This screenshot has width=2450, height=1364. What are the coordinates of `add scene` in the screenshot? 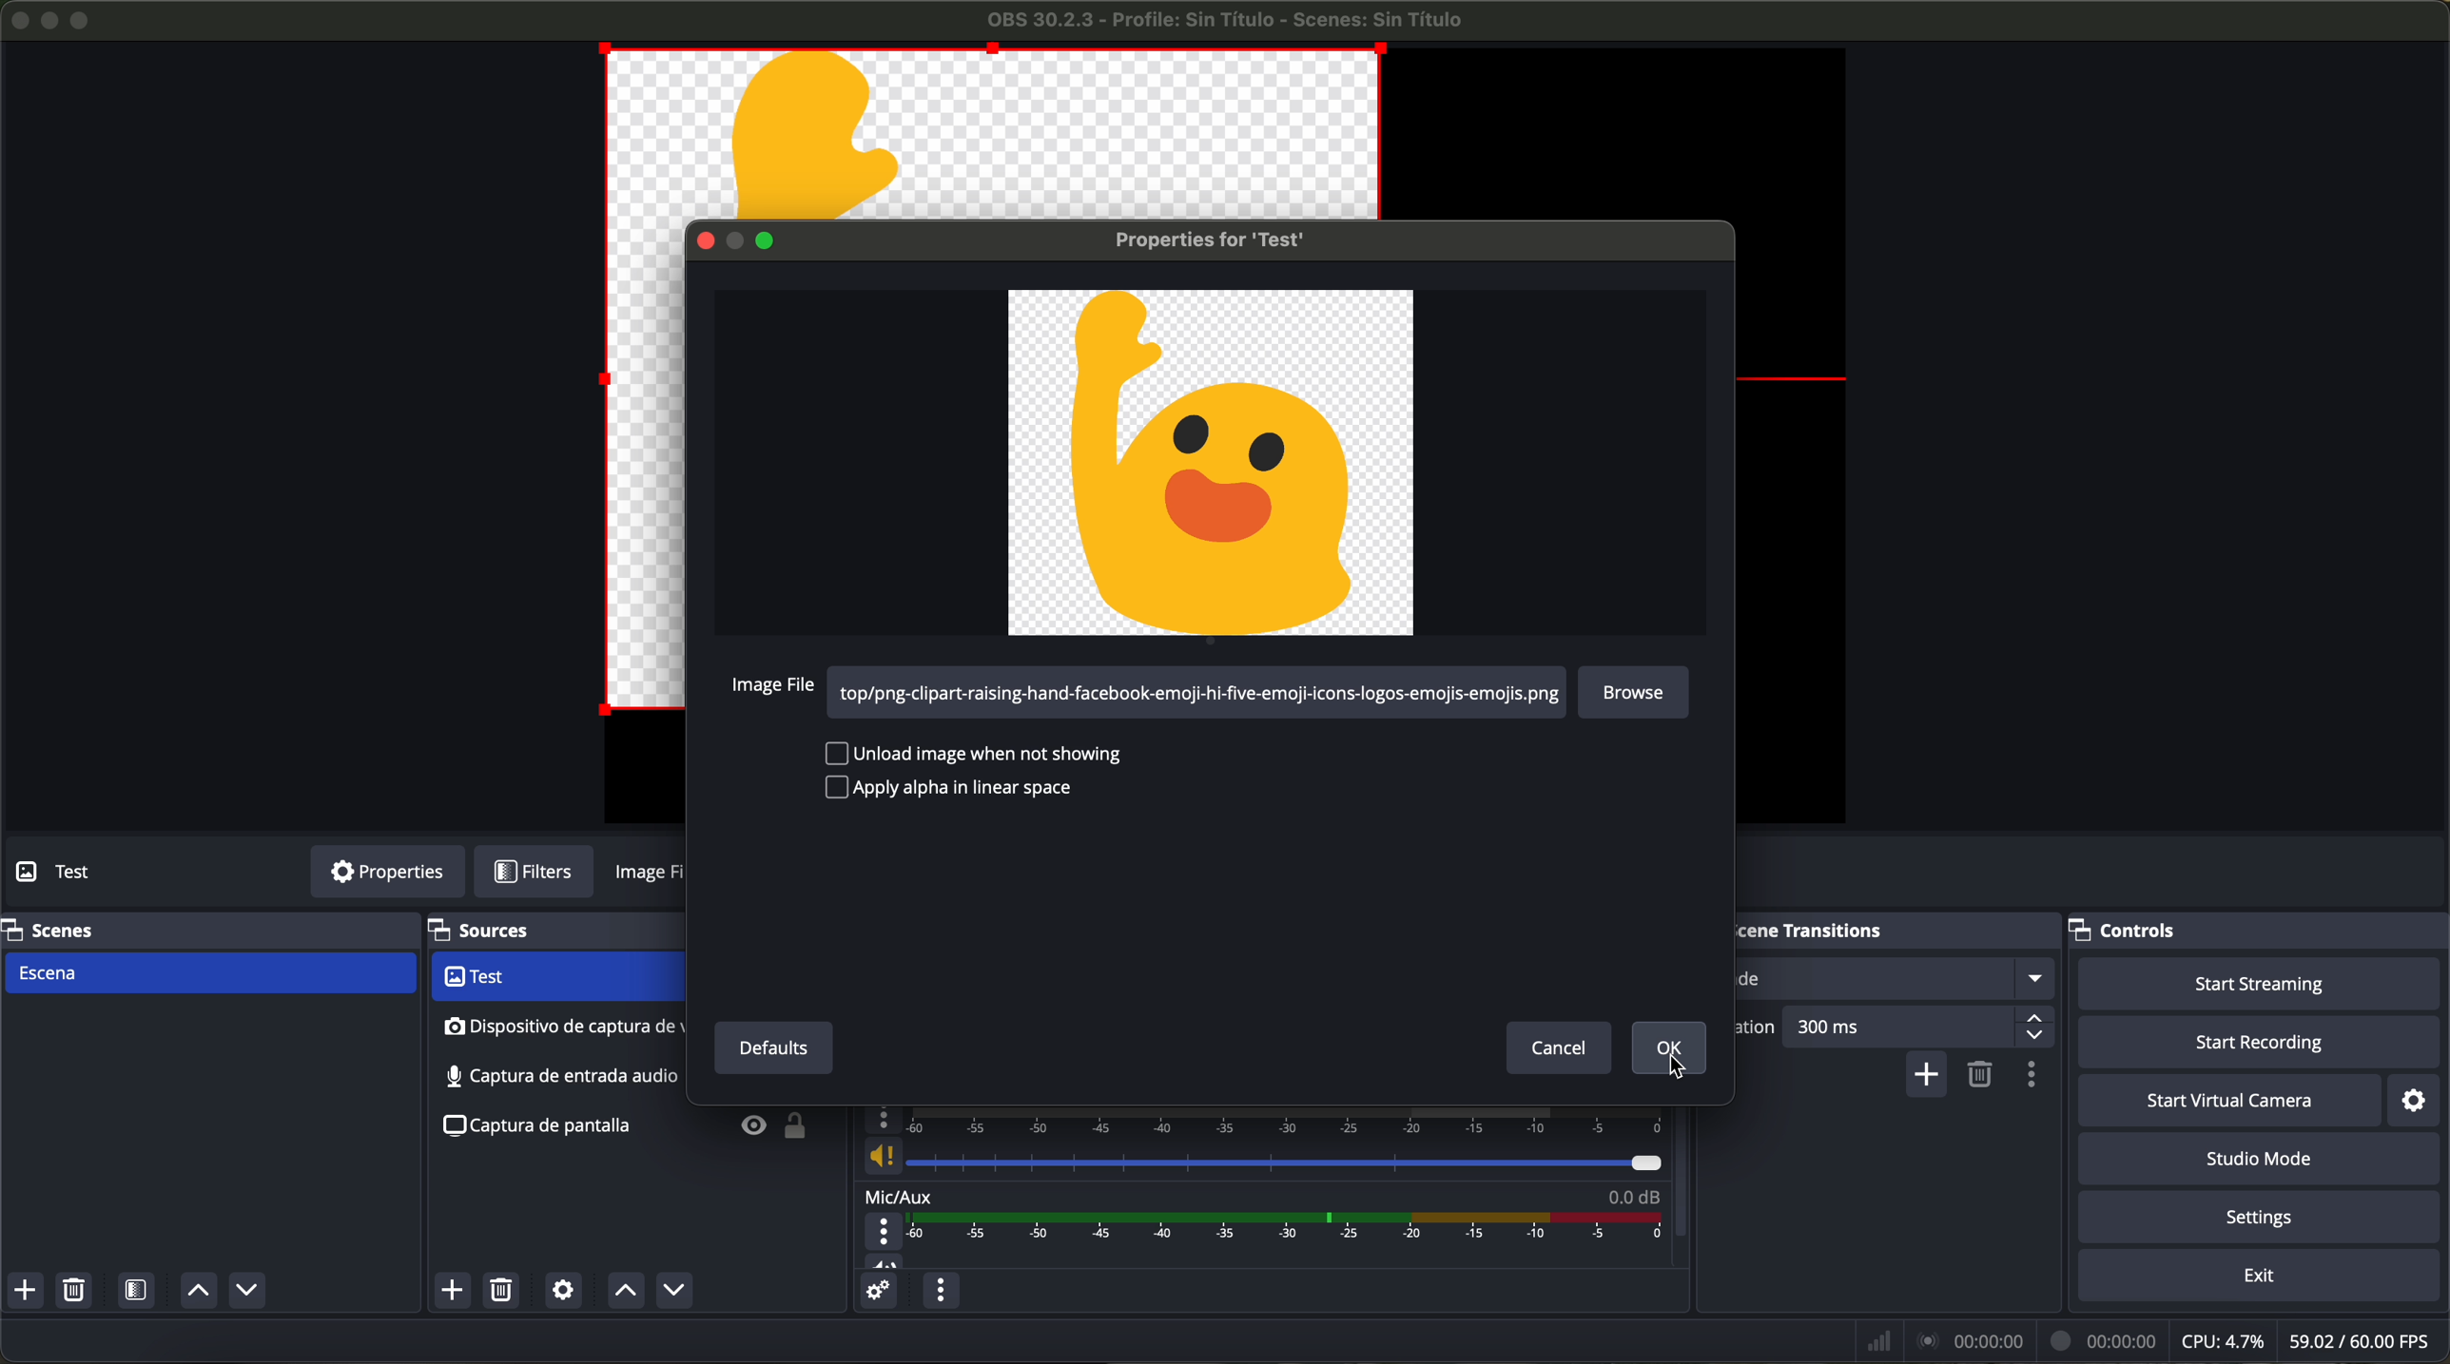 It's located at (25, 1291).